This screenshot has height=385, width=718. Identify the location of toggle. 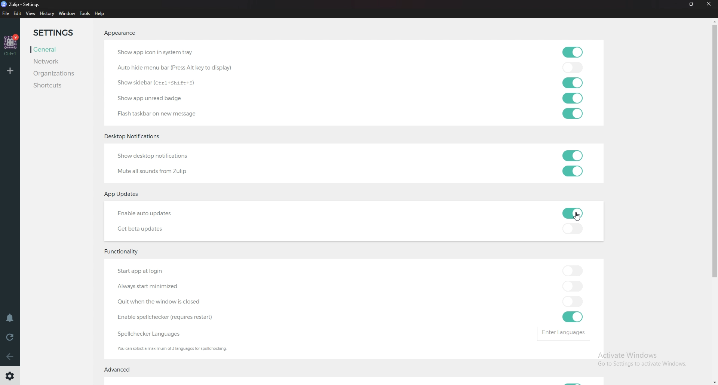
(575, 53).